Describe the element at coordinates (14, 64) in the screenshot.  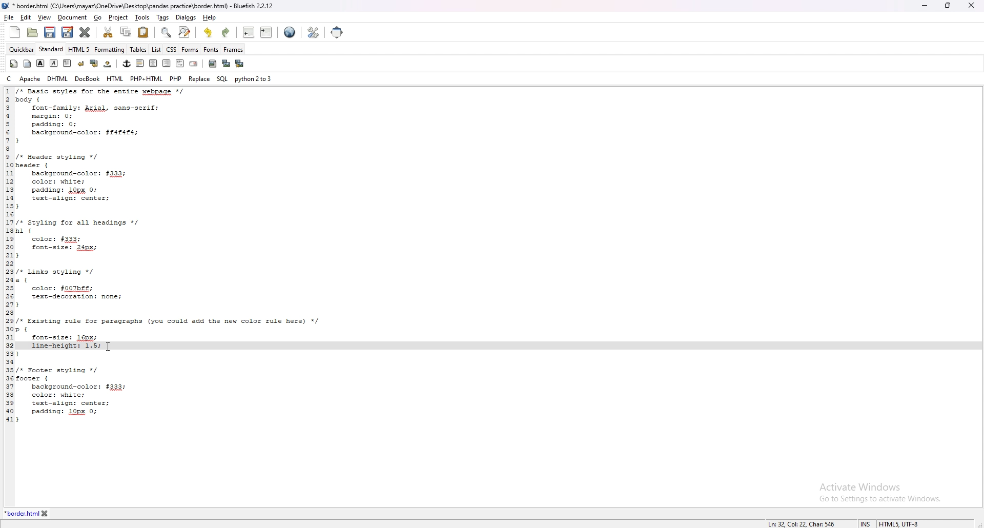
I see `quickstart` at that location.